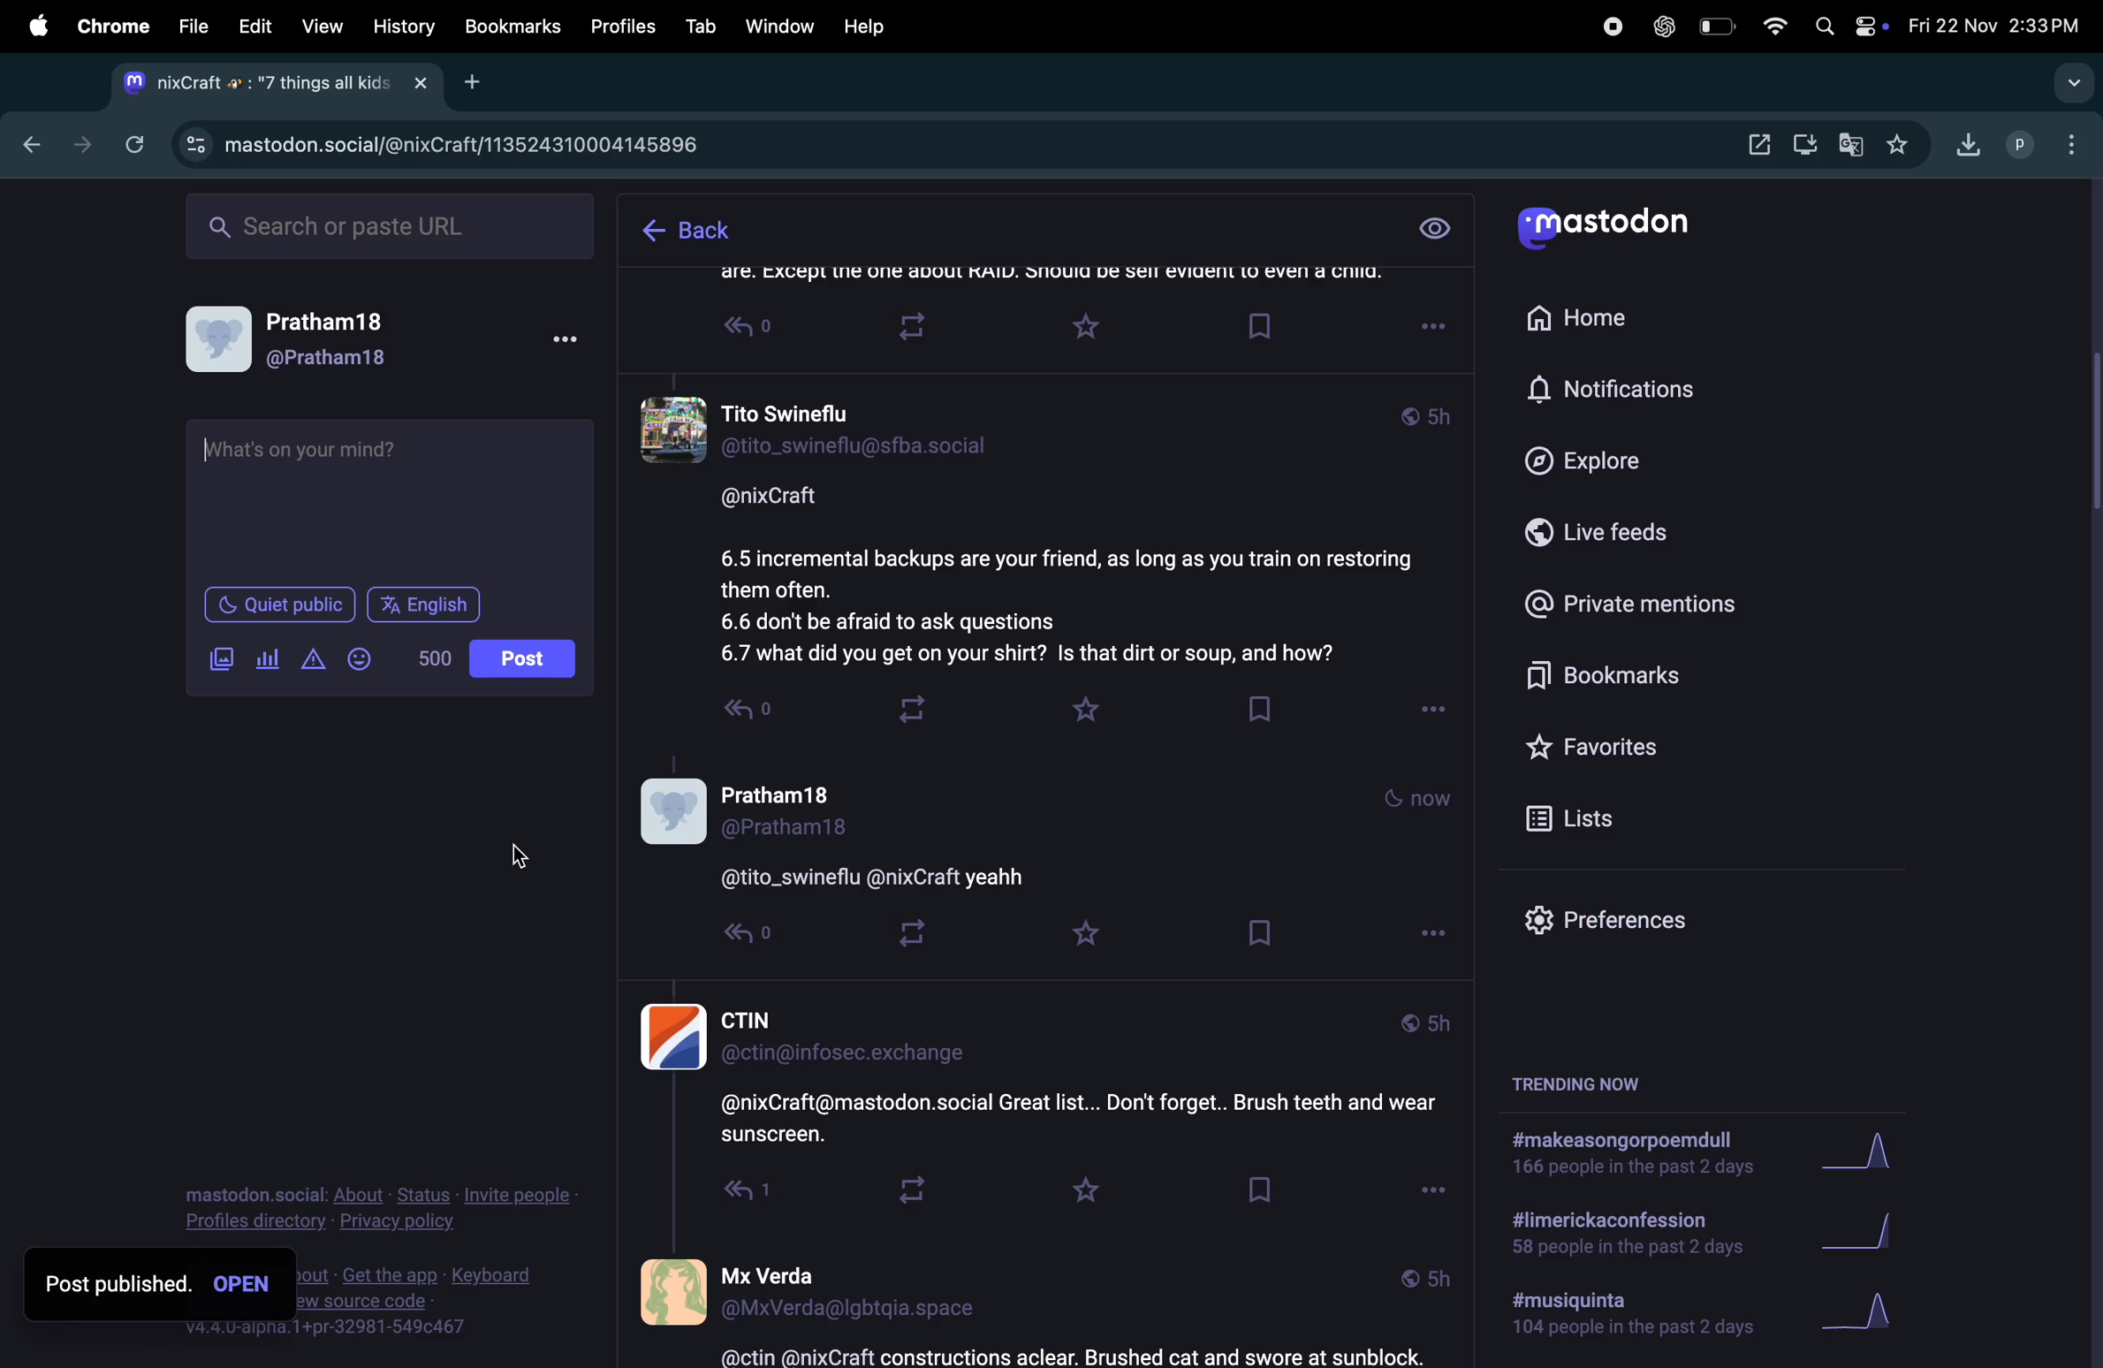 Image resolution: width=2103 pixels, height=1368 pixels. What do you see at coordinates (1091, 328) in the screenshot?
I see `Favourite` at bounding box center [1091, 328].